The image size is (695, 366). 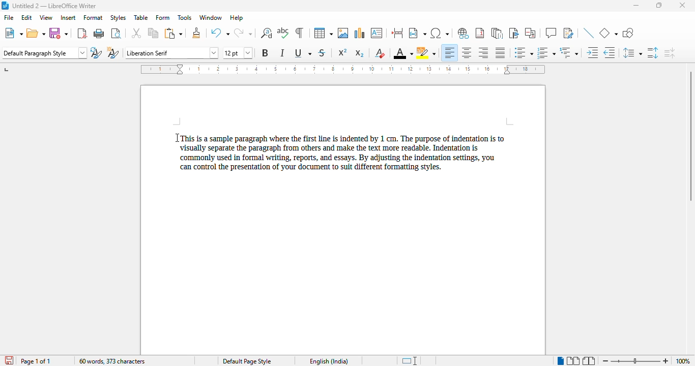 I want to click on maximize, so click(x=659, y=6).